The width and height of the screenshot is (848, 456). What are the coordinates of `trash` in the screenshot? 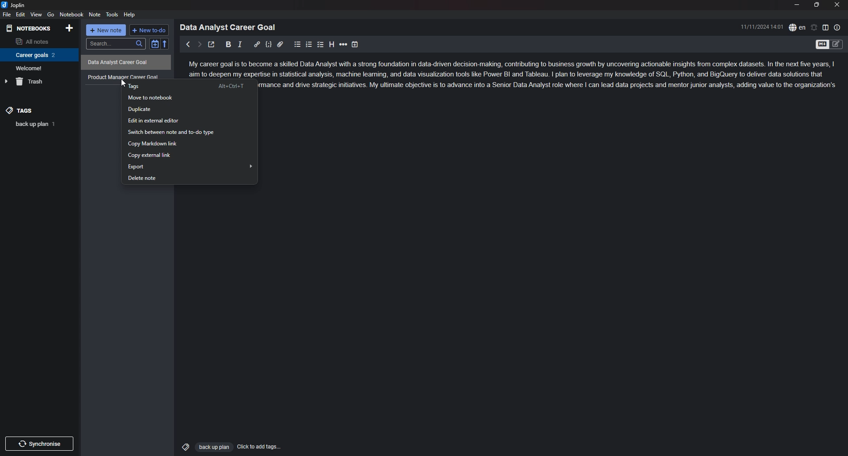 It's located at (38, 81).